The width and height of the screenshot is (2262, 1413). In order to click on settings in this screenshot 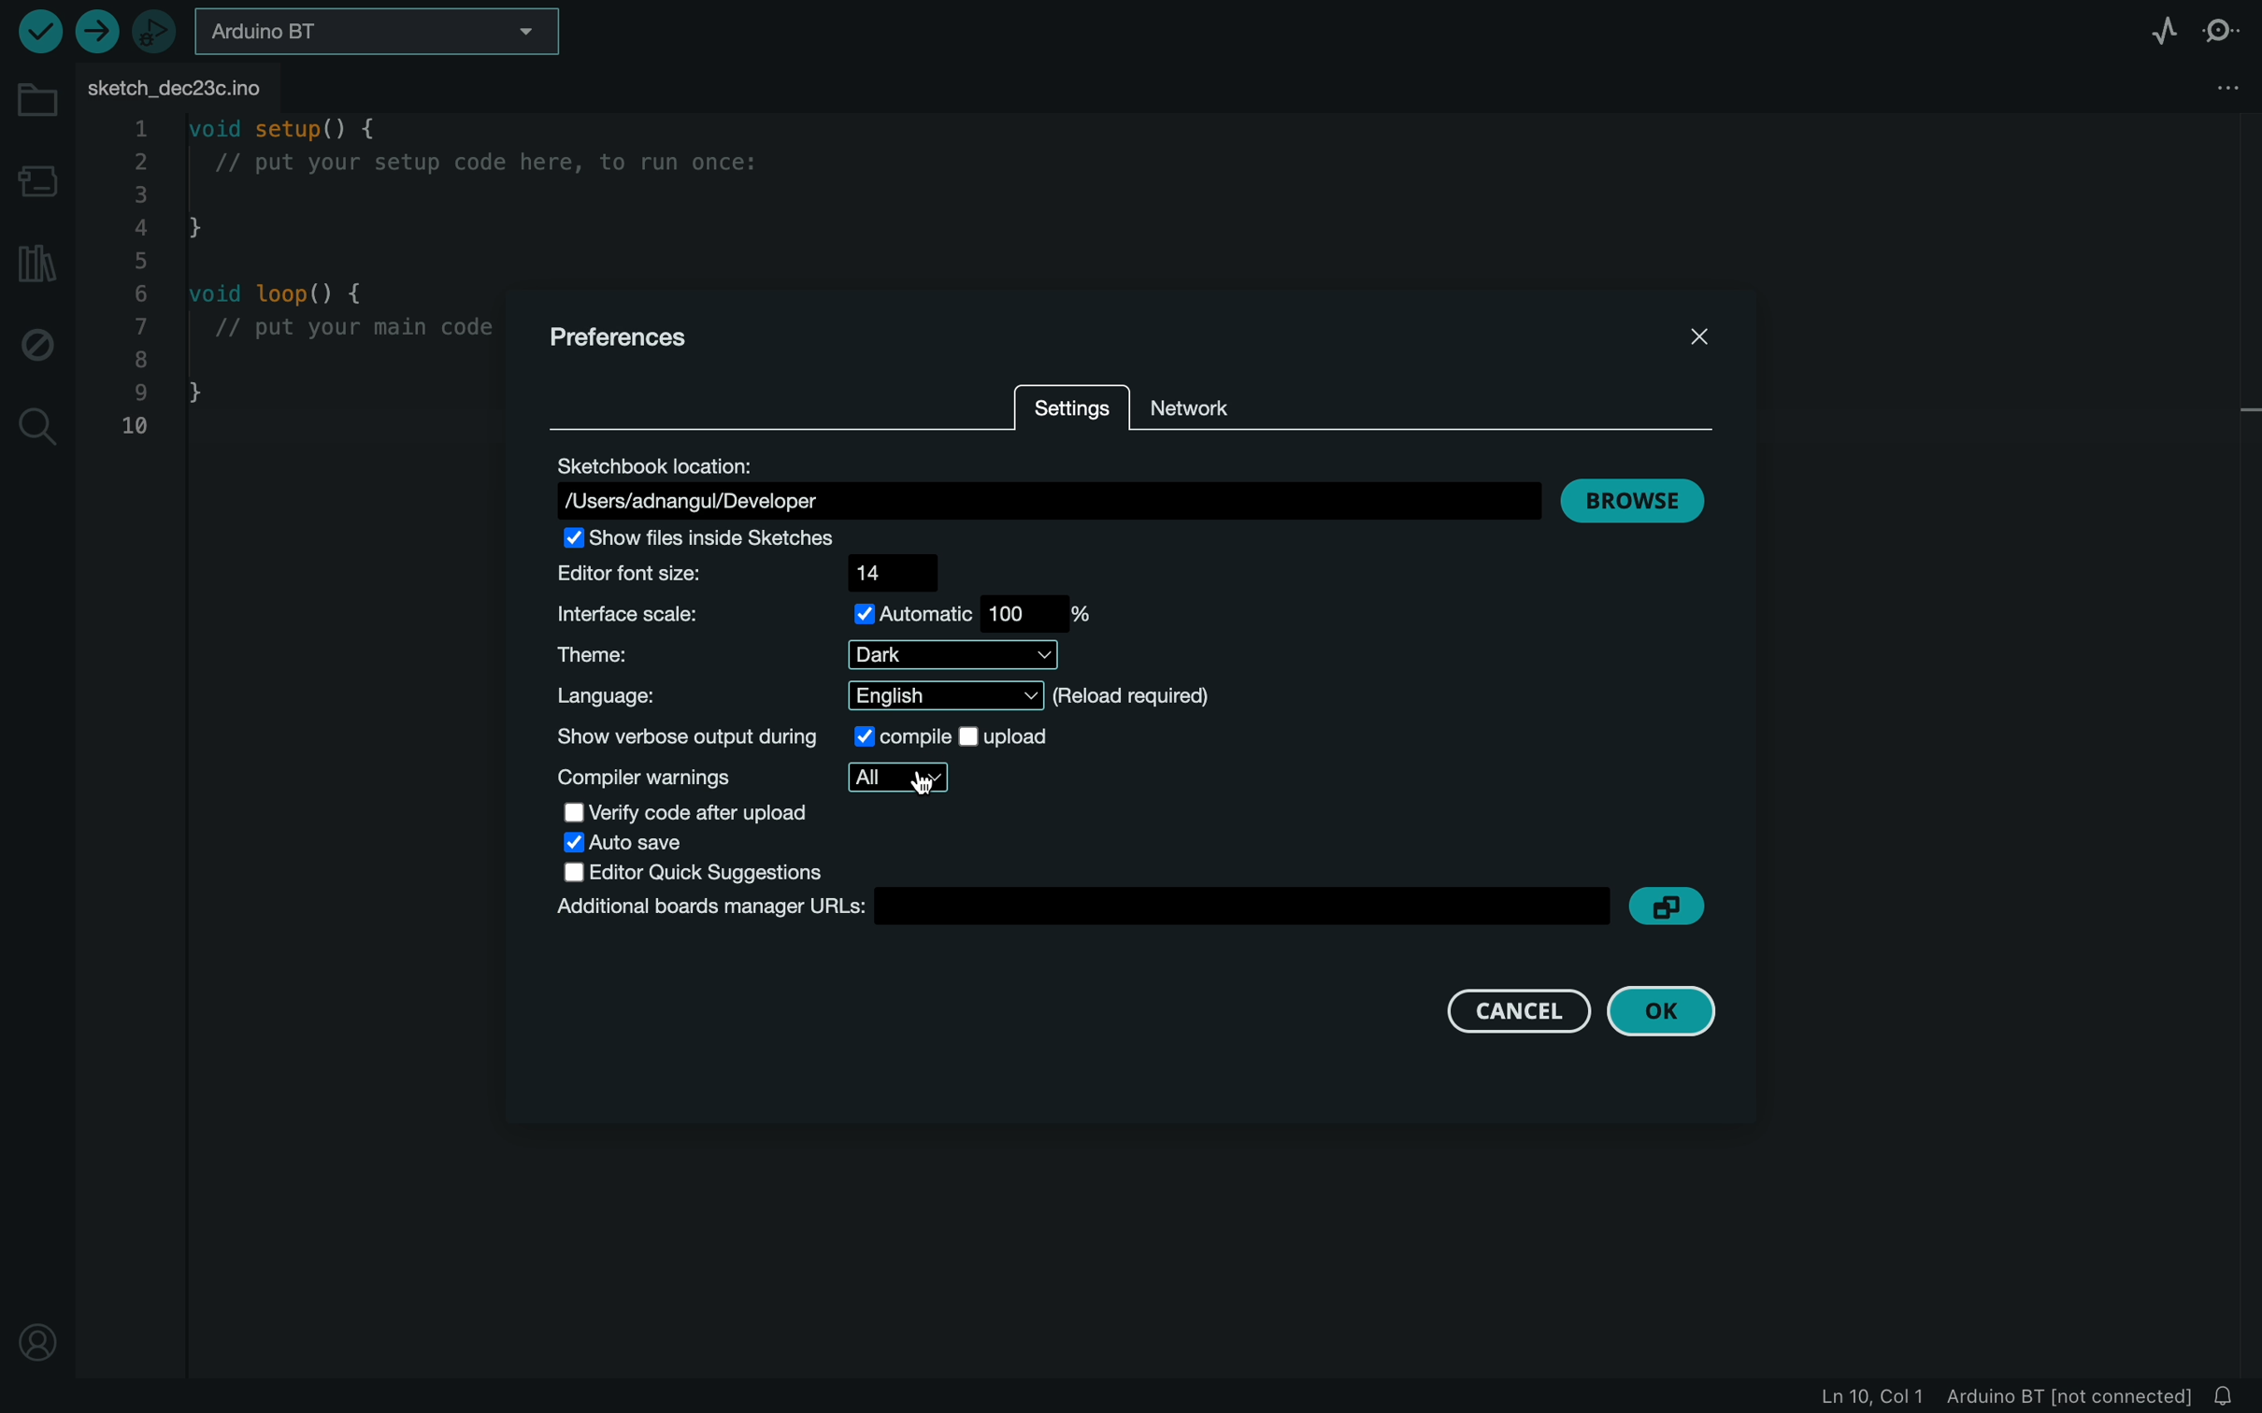, I will do `click(1070, 412)`.